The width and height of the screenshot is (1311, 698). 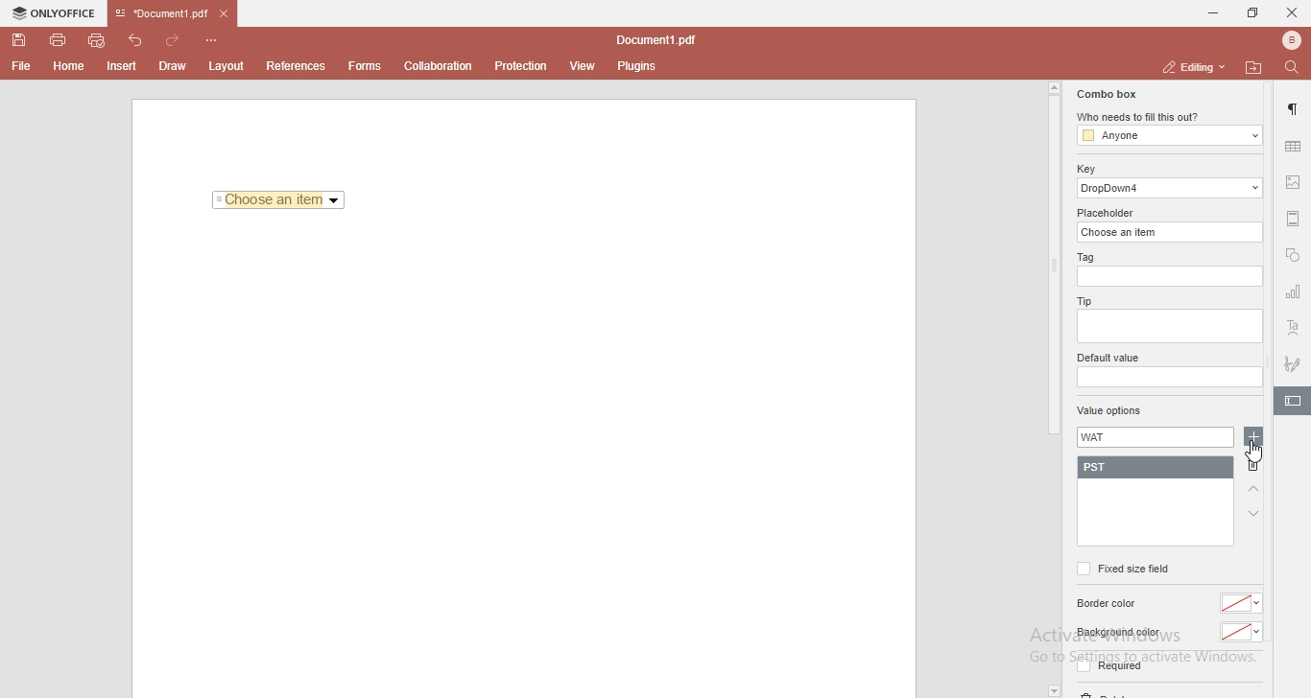 What do you see at coordinates (177, 36) in the screenshot?
I see `redo` at bounding box center [177, 36].